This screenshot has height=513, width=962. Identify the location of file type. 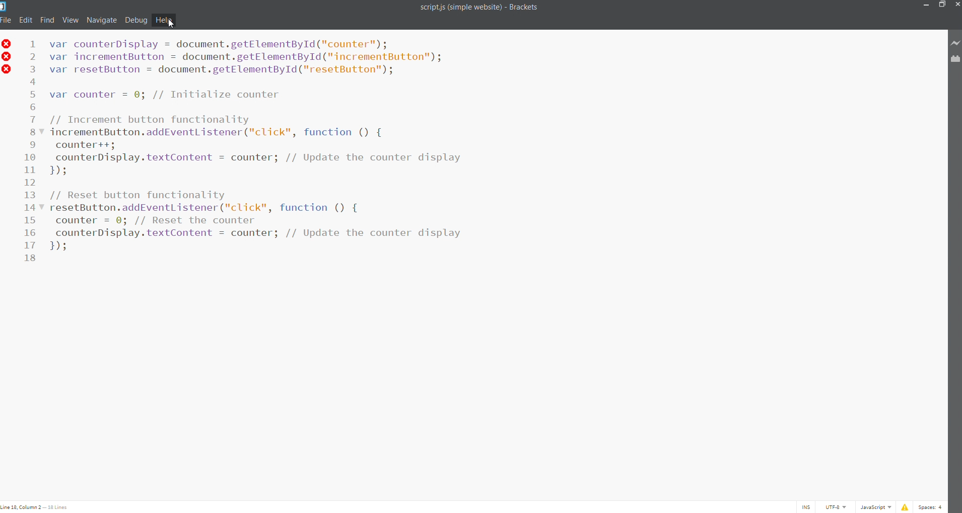
(874, 507).